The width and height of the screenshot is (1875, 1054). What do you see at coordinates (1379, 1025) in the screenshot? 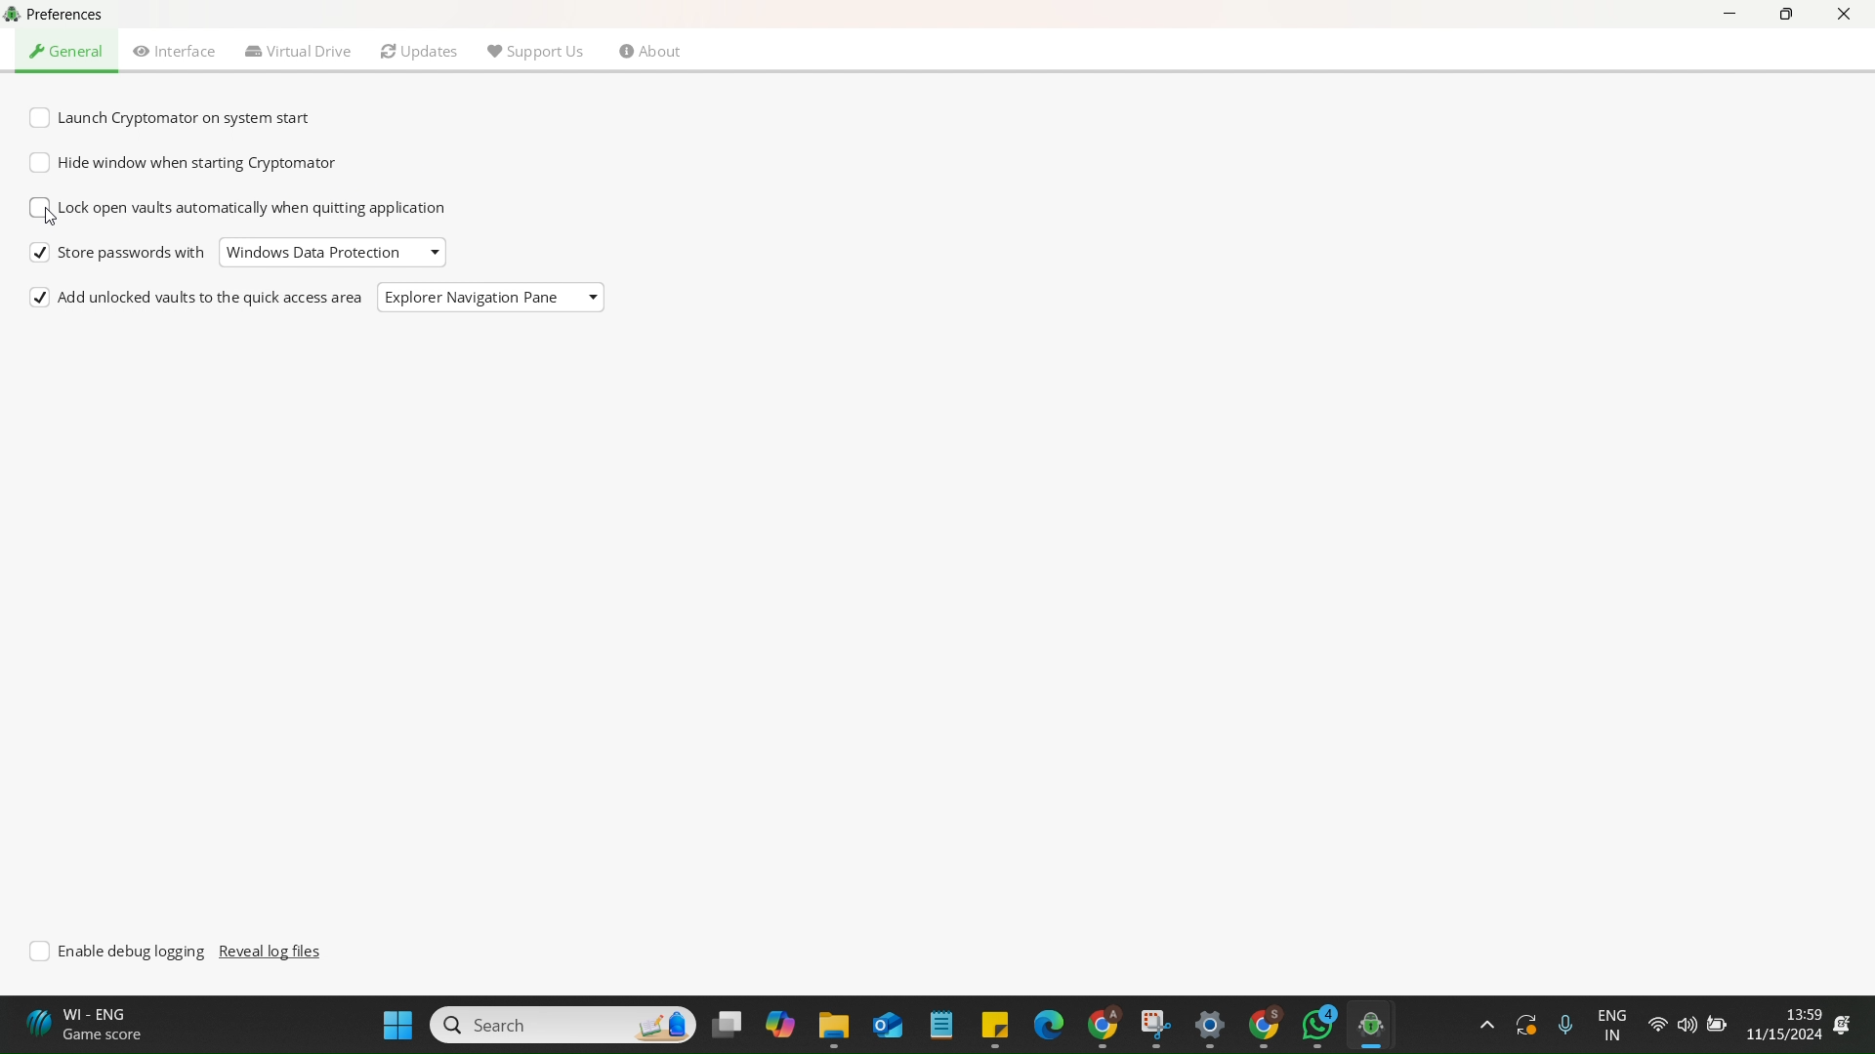
I see `Cryptomator` at bounding box center [1379, 1025].